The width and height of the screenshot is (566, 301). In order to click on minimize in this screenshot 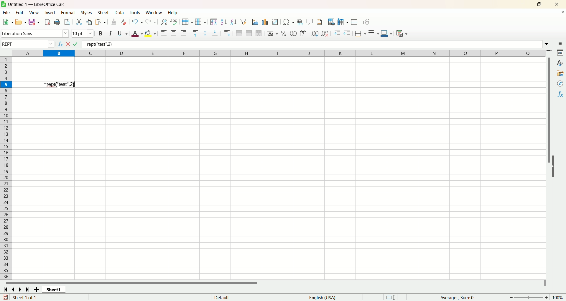, I will do `click(524, 4)`.